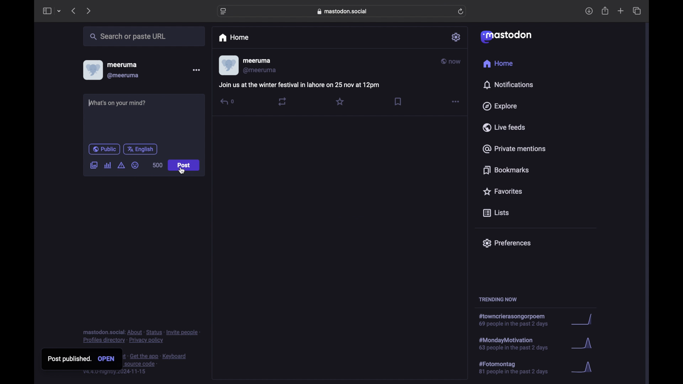 This screenshot has height=384, width=683. What do you see at coordinates (184, 165) in the screenshot?
I see `Post` at bounding box center [184, 165].